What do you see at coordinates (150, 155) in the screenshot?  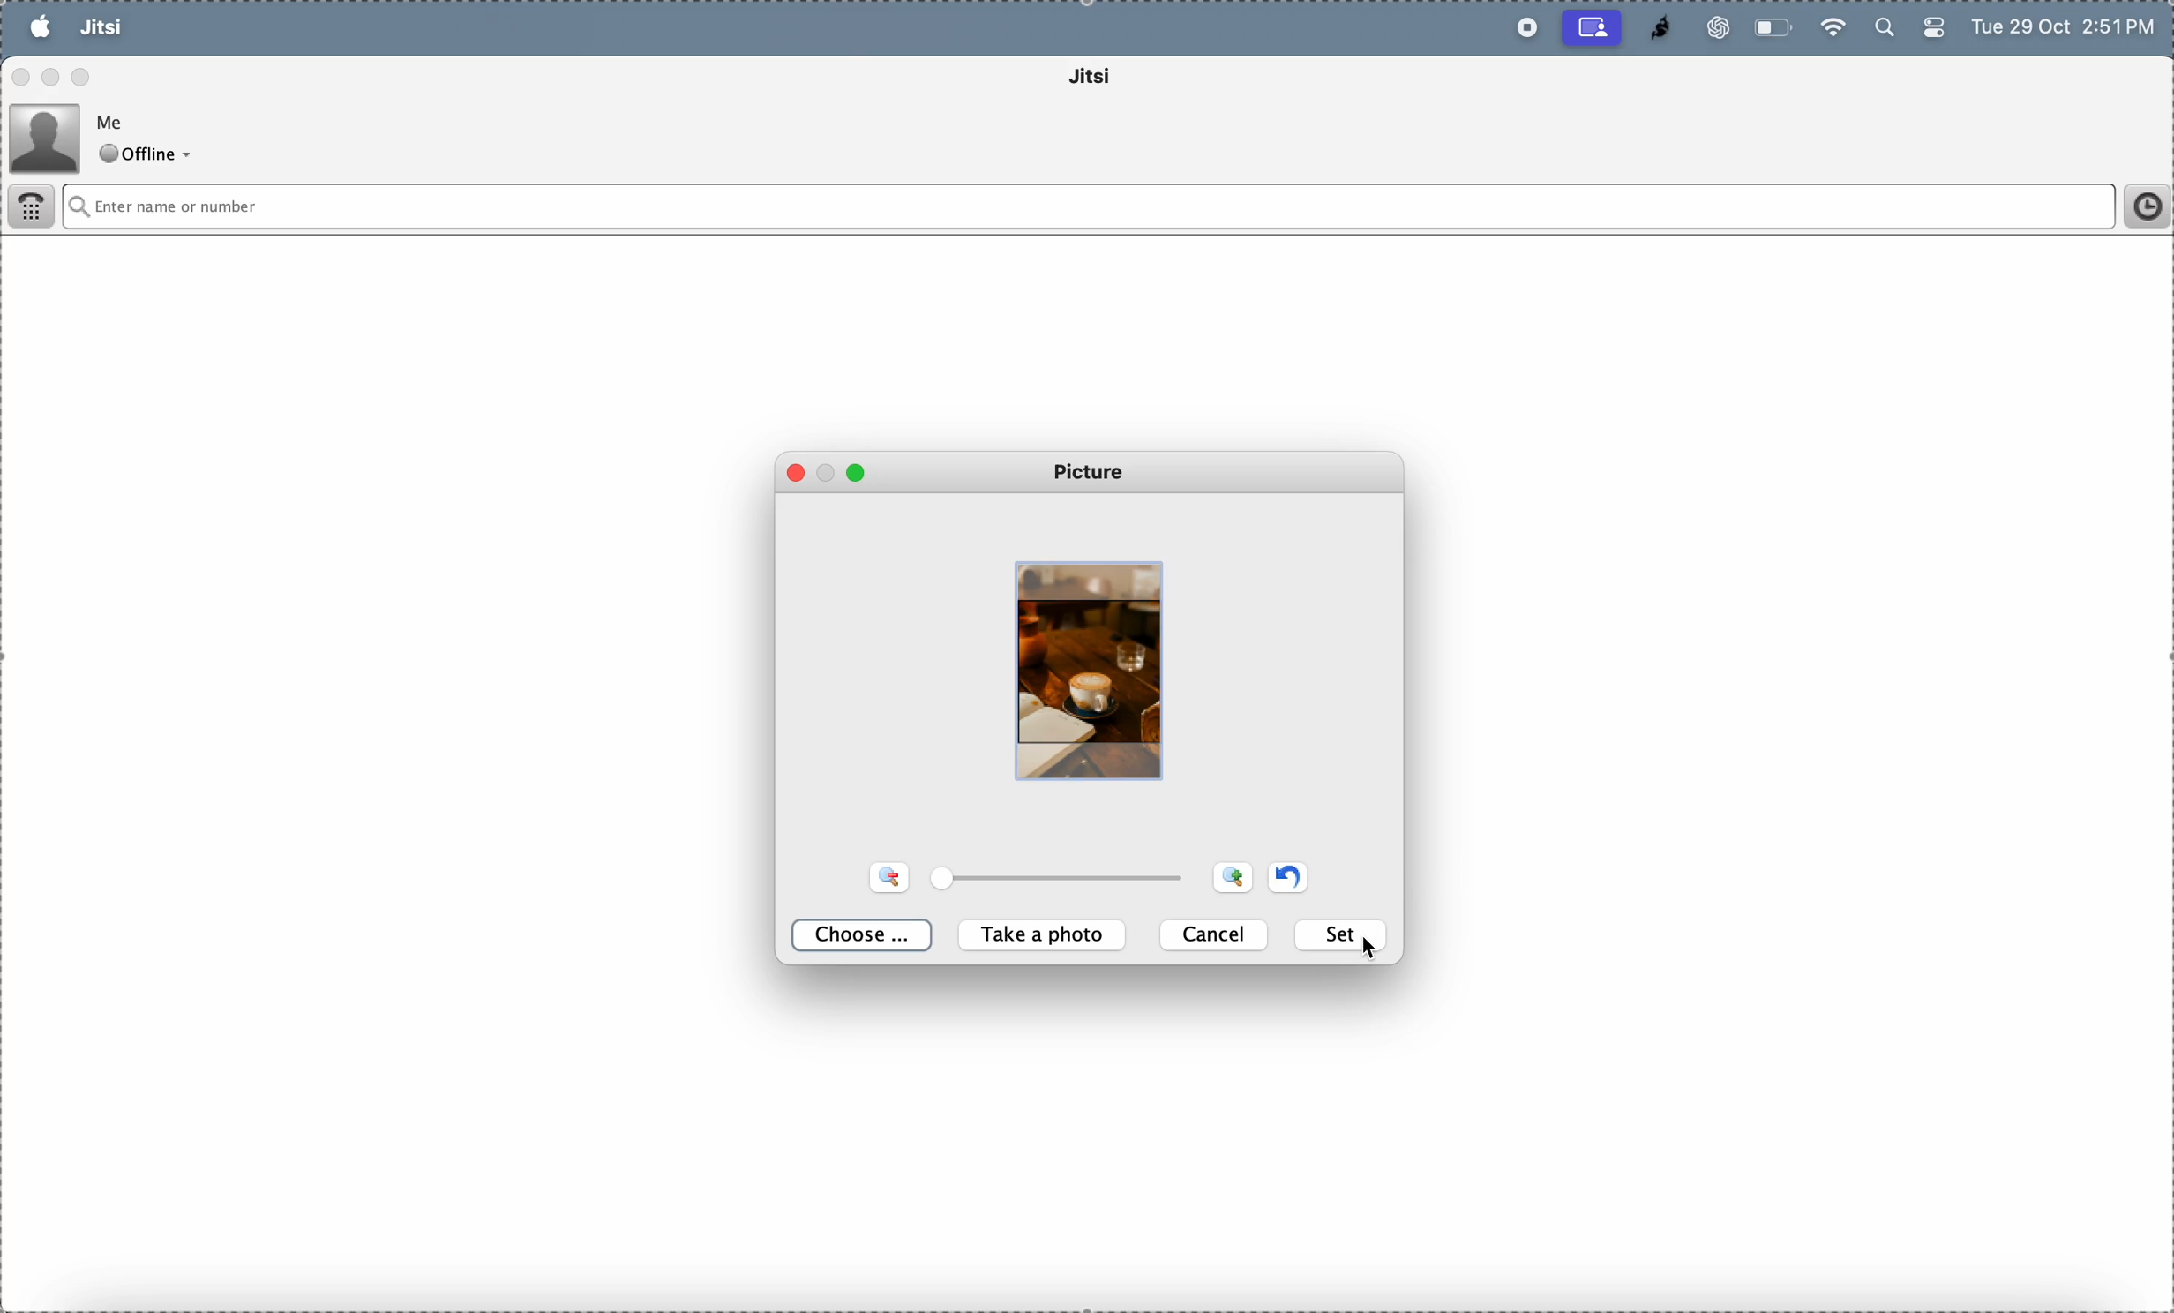 I see `offline` at bounding box center [150, 155].